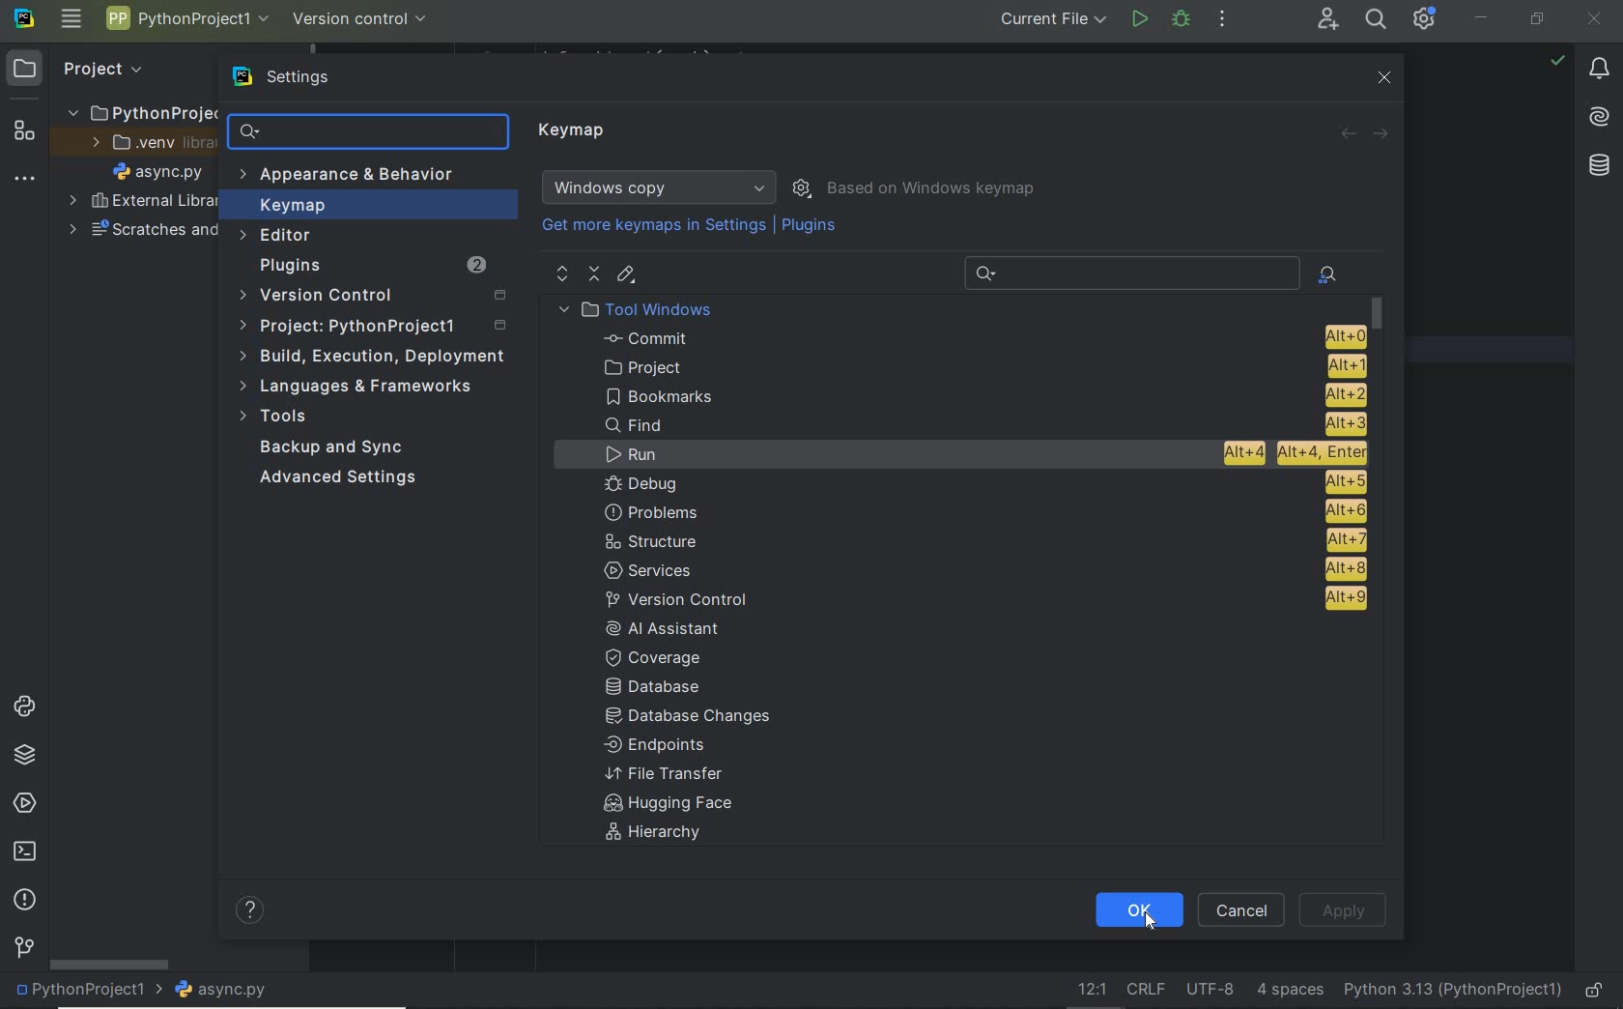 This screenshot has height=1009, width=1623. Describe the element at coordinates (656, 746) in the screenshot. I see `Endpoints` at that location.